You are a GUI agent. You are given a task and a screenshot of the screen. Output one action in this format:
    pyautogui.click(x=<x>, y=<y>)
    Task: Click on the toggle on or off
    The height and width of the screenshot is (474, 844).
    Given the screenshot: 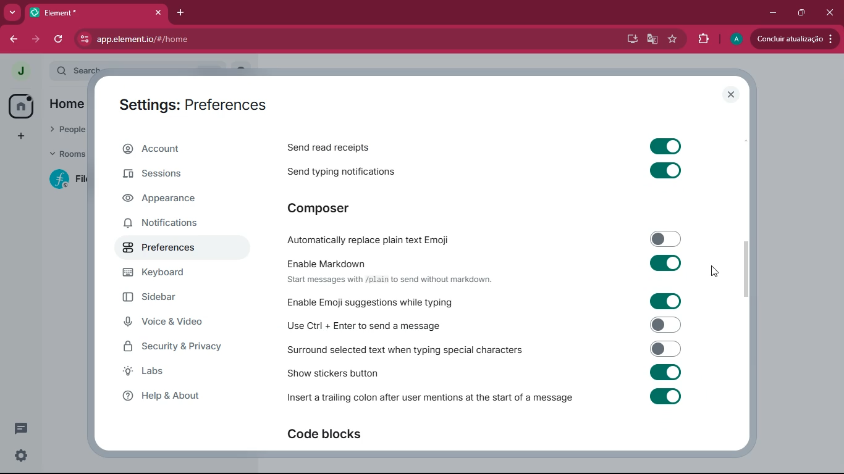 What is the action you would take?
    pyautogui.click(x=662, y=301)
    